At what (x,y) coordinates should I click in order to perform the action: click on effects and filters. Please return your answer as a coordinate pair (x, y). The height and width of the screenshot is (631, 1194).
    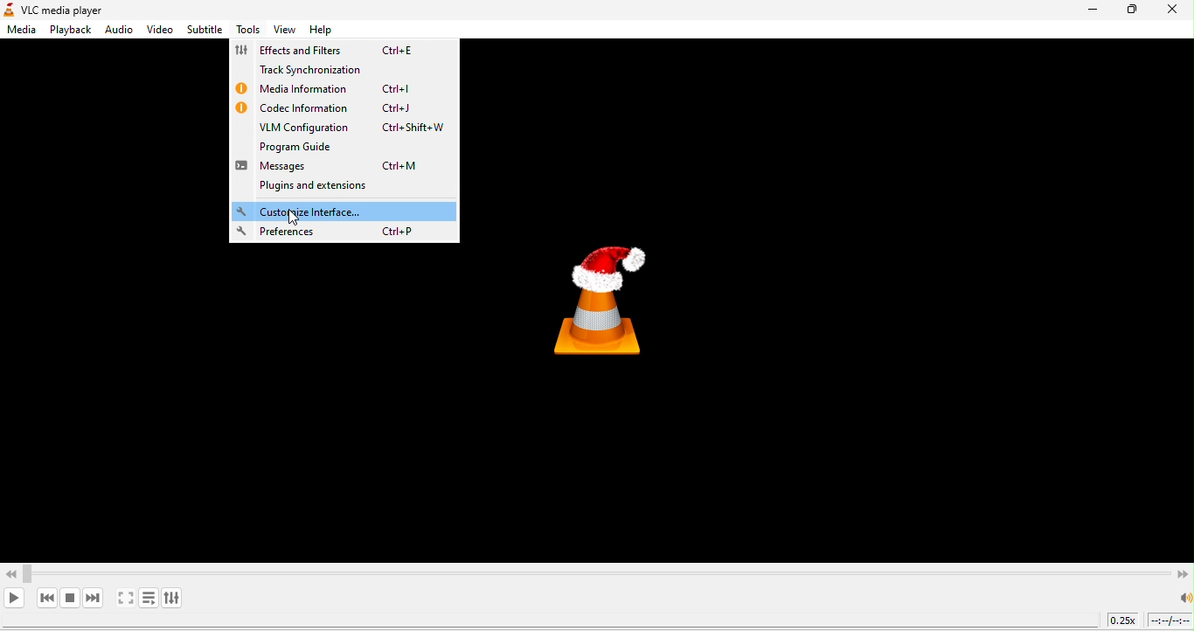
    Looking at the image, I should click on (332, 52).